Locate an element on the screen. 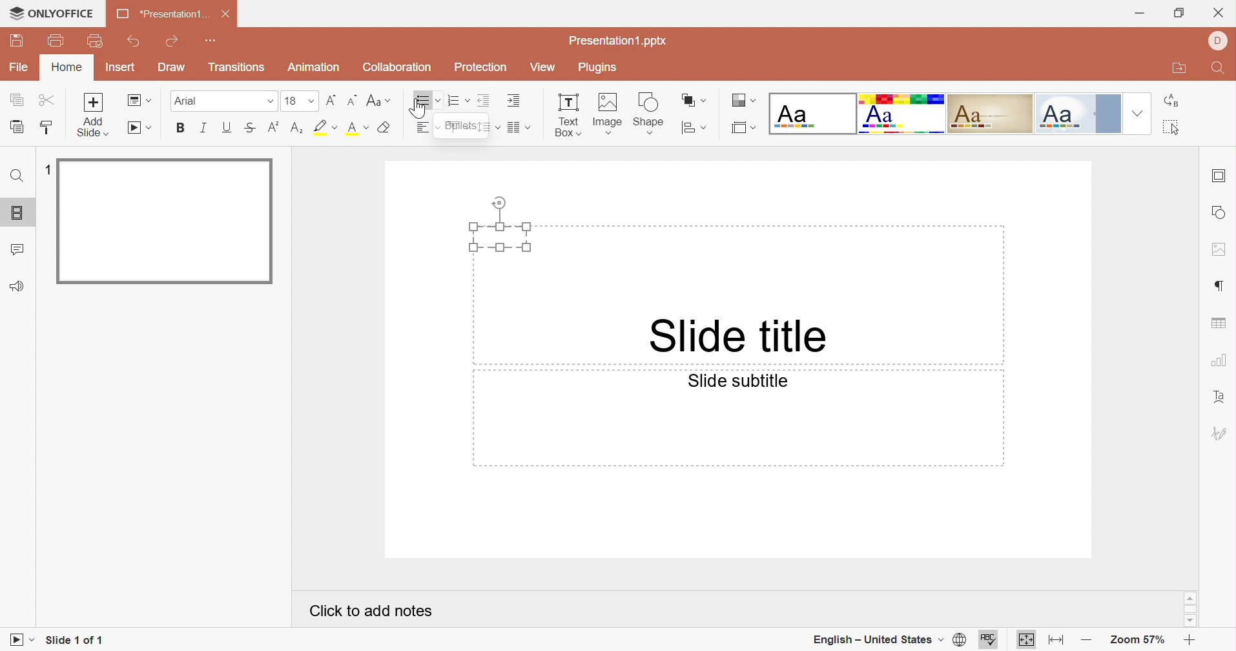  Copy is located at coordinates (17, 101).